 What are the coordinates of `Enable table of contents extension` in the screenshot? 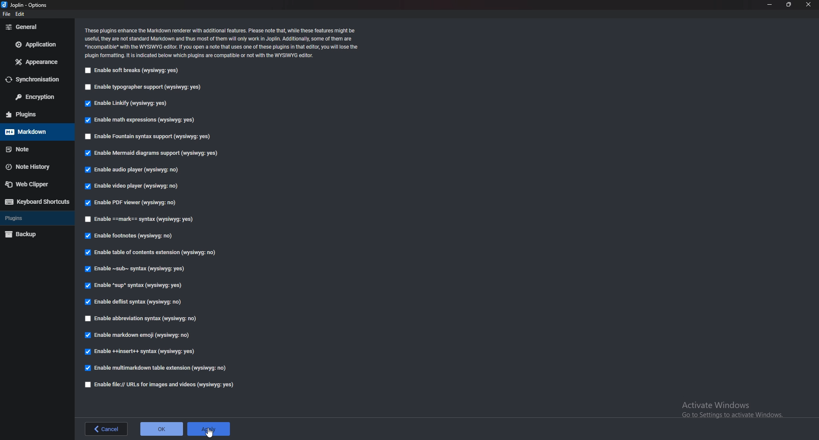 It's located at (152, 252).